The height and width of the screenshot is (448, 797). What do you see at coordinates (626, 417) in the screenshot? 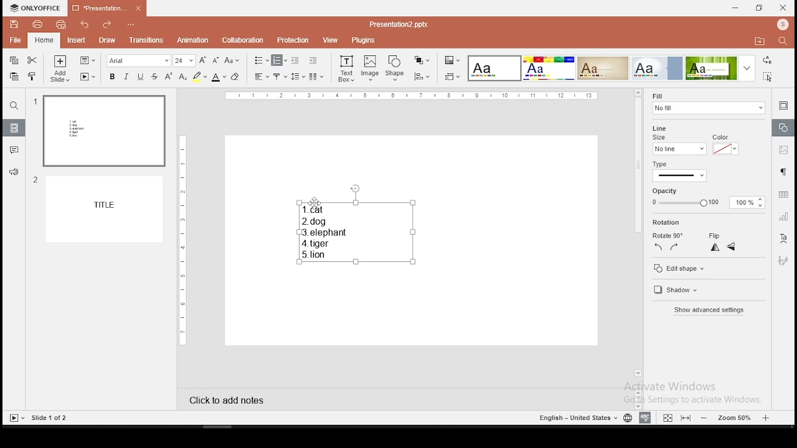
I see `language` at bounding box center [626, 417].